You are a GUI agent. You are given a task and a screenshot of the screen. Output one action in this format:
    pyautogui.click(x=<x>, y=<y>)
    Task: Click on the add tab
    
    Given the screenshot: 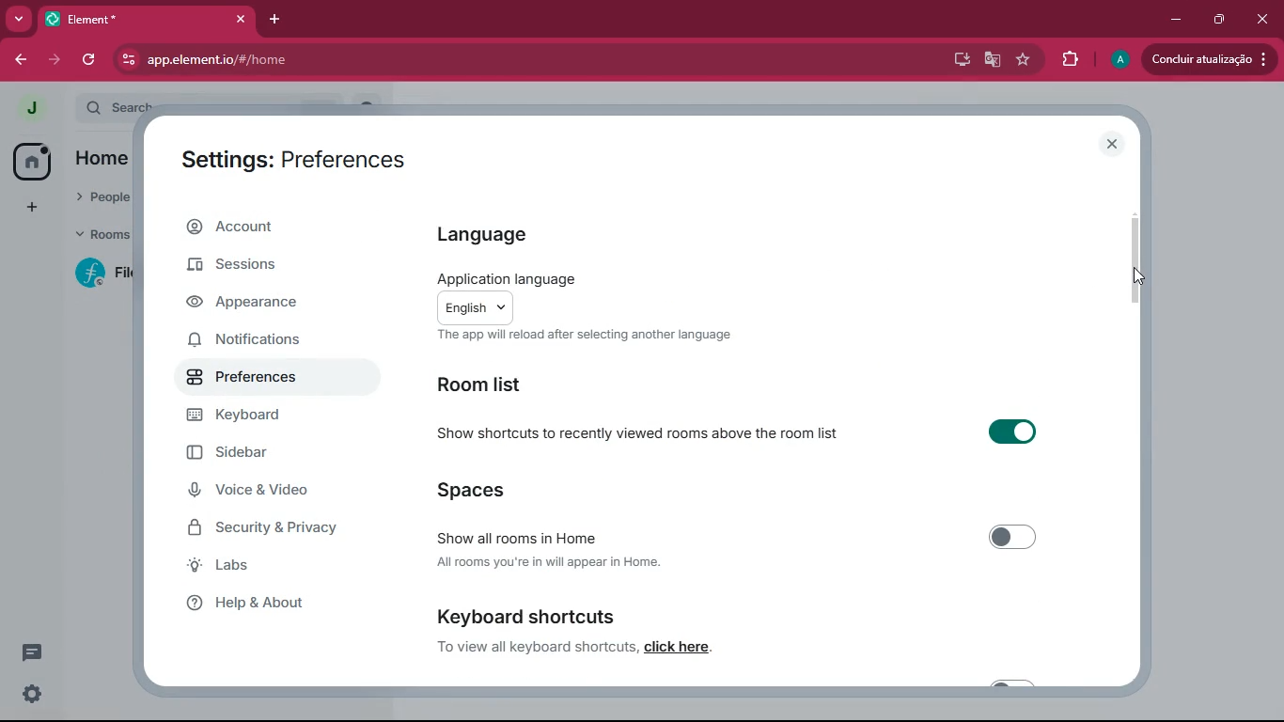 What is the action you would take?
    pyautogui.click(x=281, y=18)
    